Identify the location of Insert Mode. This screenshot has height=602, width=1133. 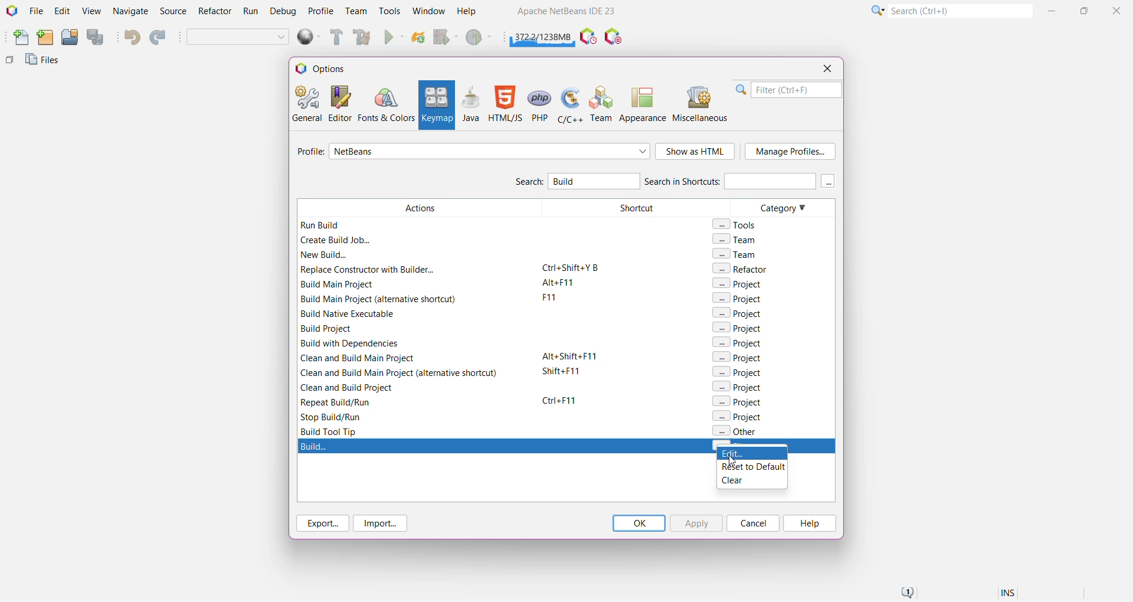
(1009, 594).